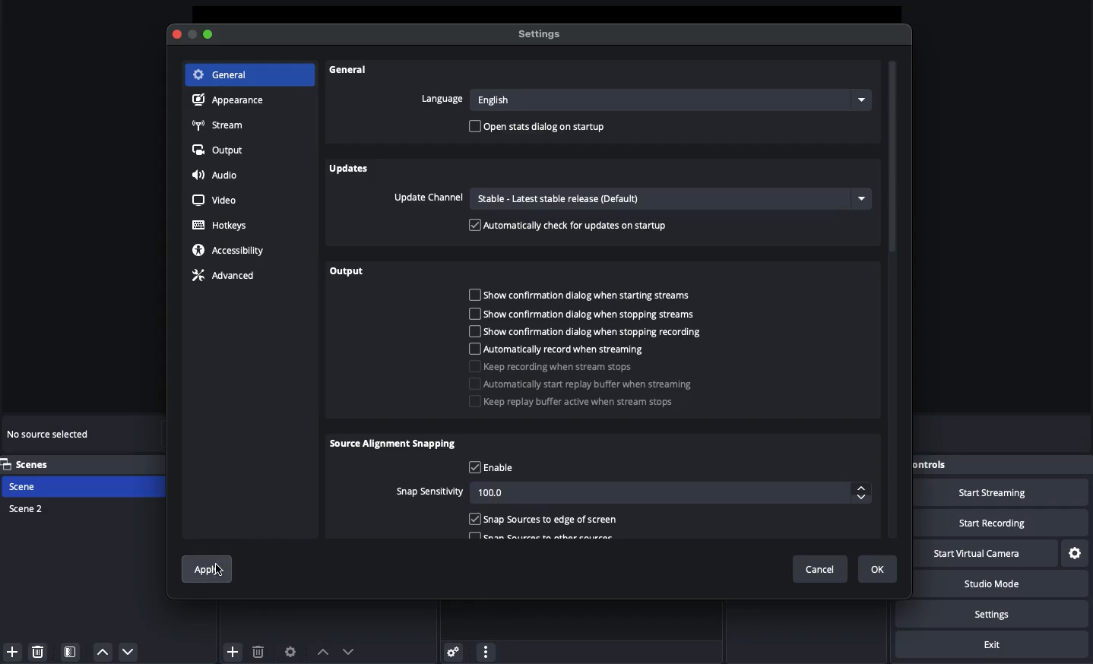  Describe the element at coordinates (40, 651) in the screenshot. I see `Delete` at that location.